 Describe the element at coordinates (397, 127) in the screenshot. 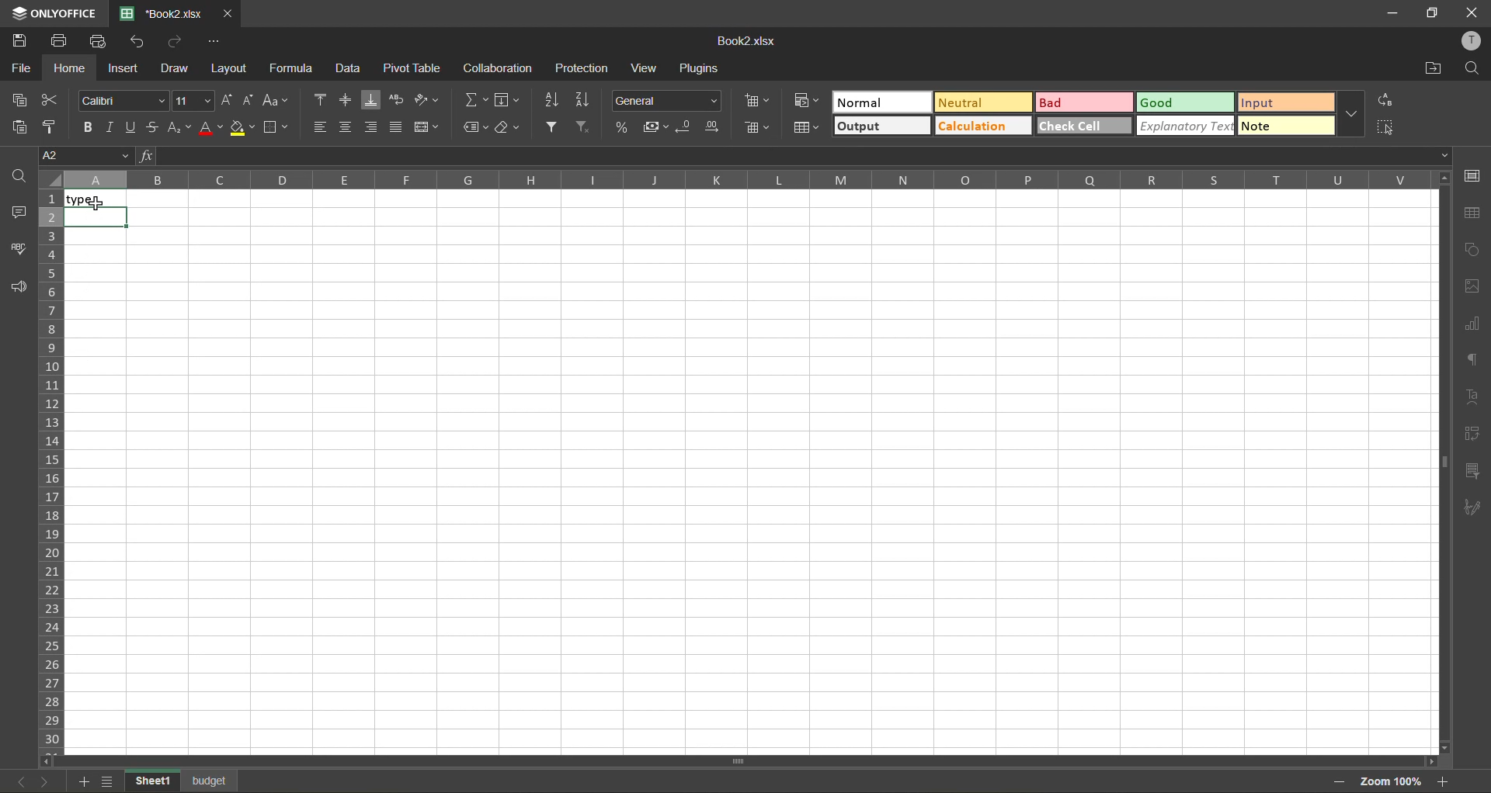

I see `justified` at that location.